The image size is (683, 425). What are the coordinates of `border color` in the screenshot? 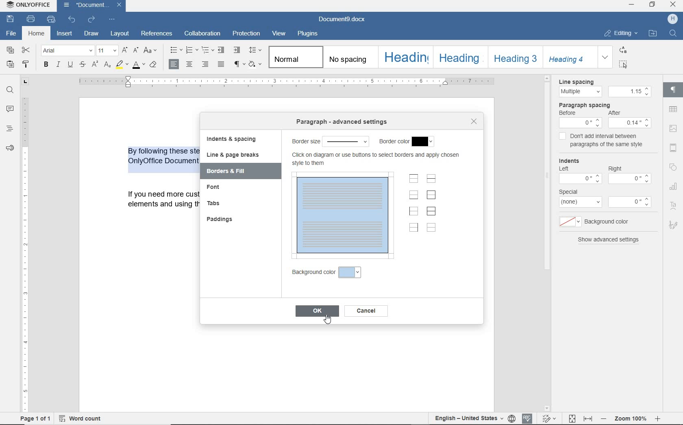 It's located at (393, 142).